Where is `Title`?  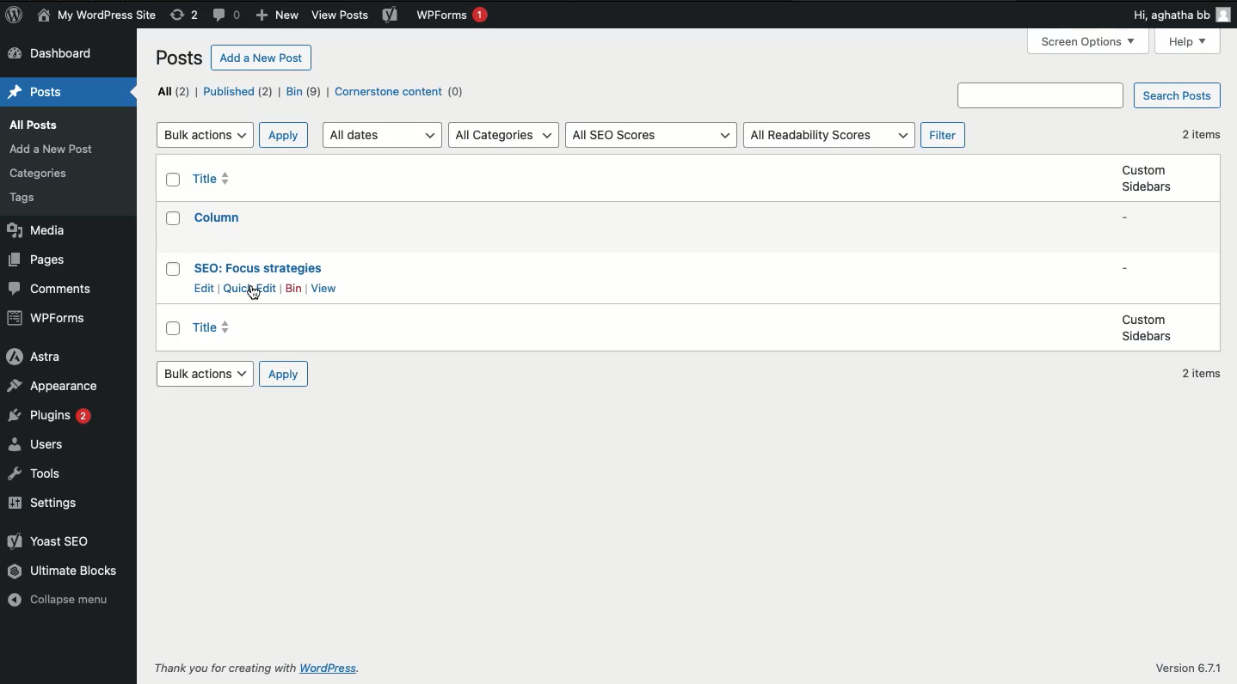 Title is located at coordinates (216, 179).